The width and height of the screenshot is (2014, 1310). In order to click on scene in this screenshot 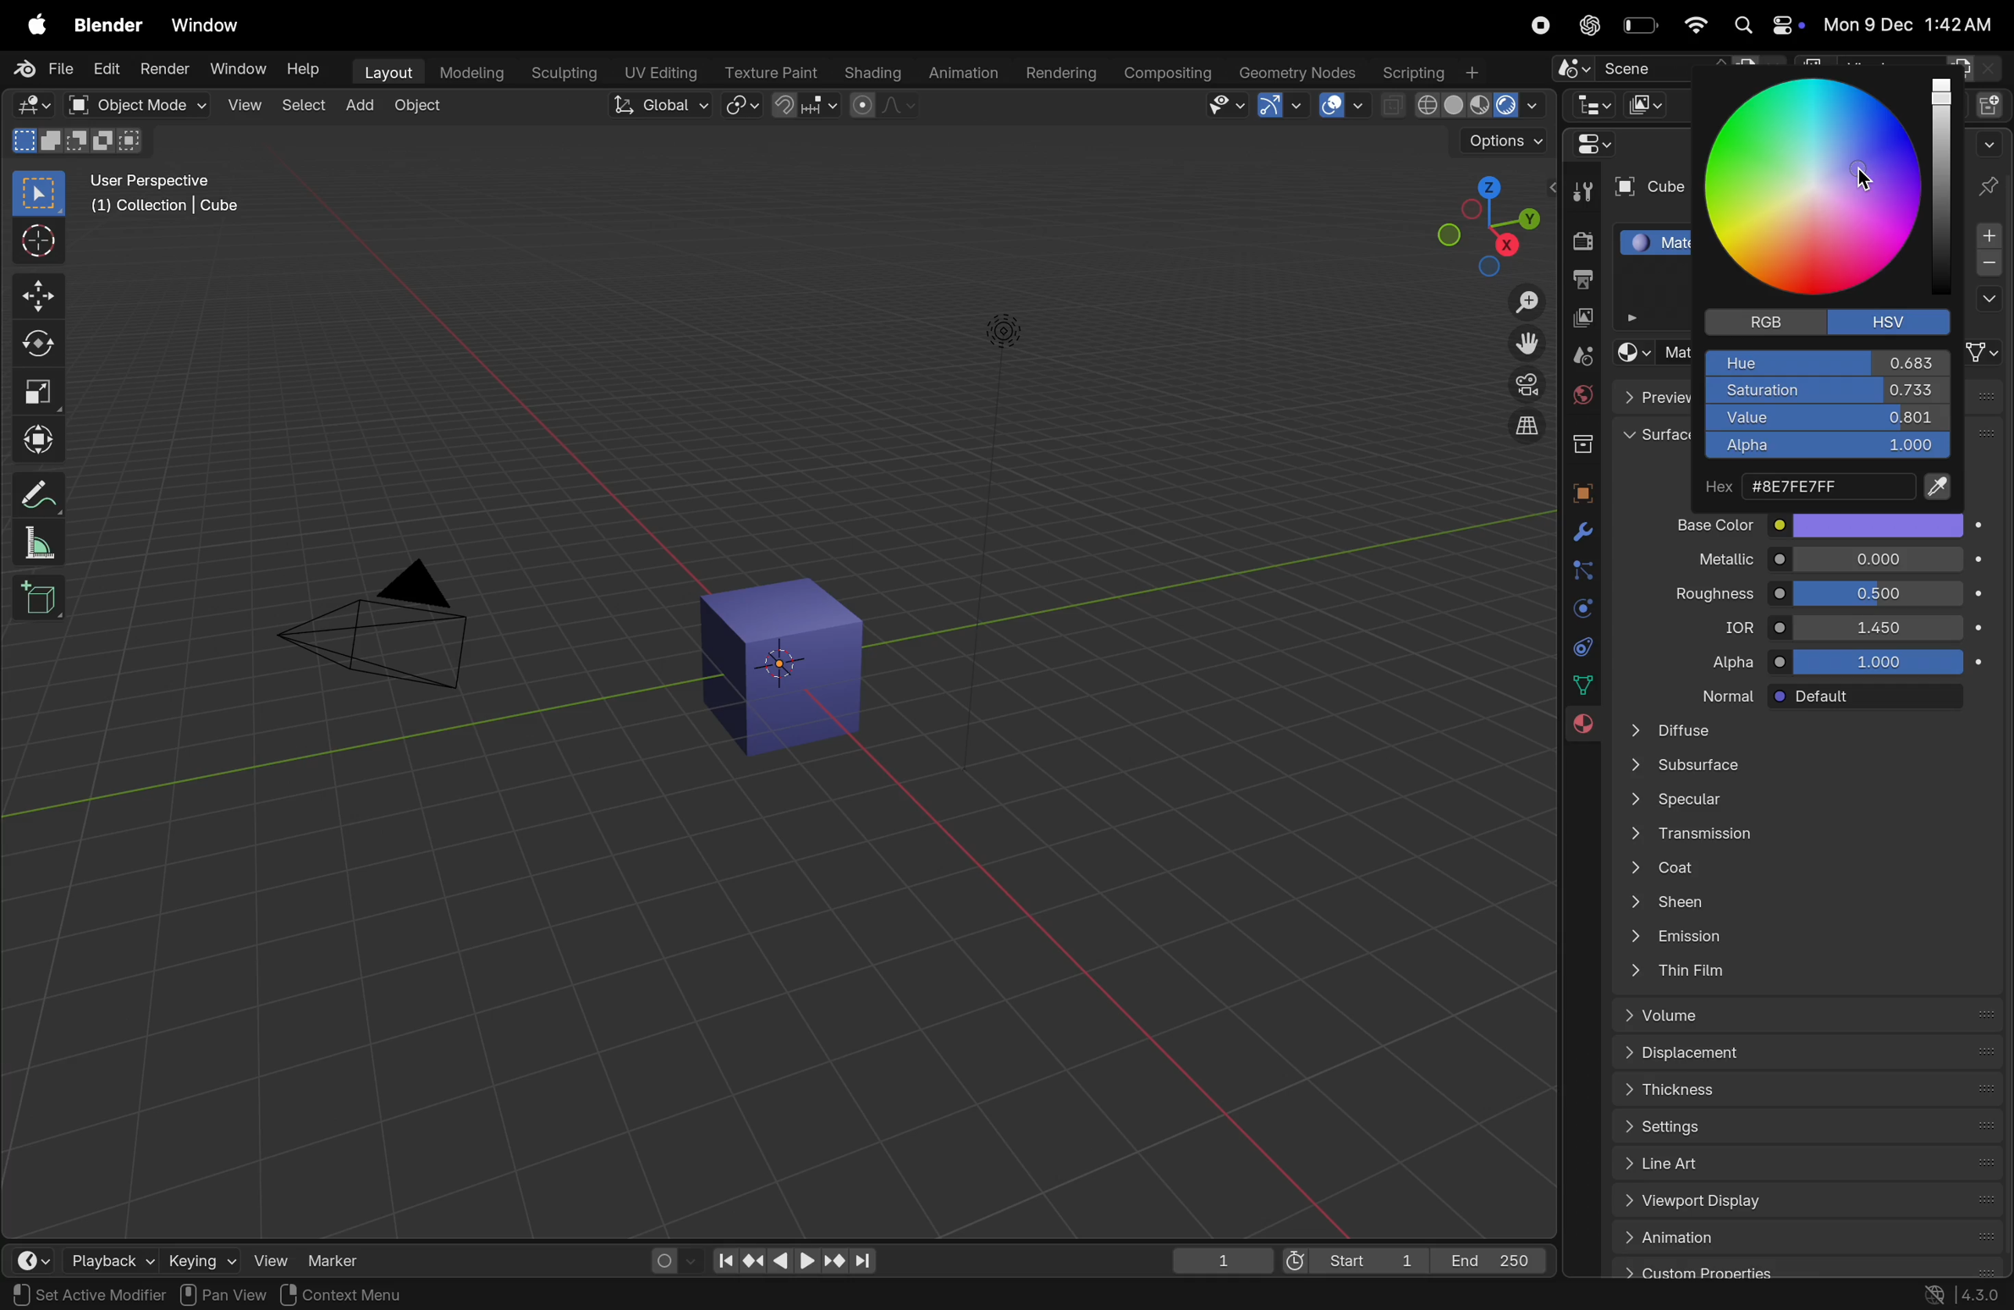, I will do `click(1580, 355)`.